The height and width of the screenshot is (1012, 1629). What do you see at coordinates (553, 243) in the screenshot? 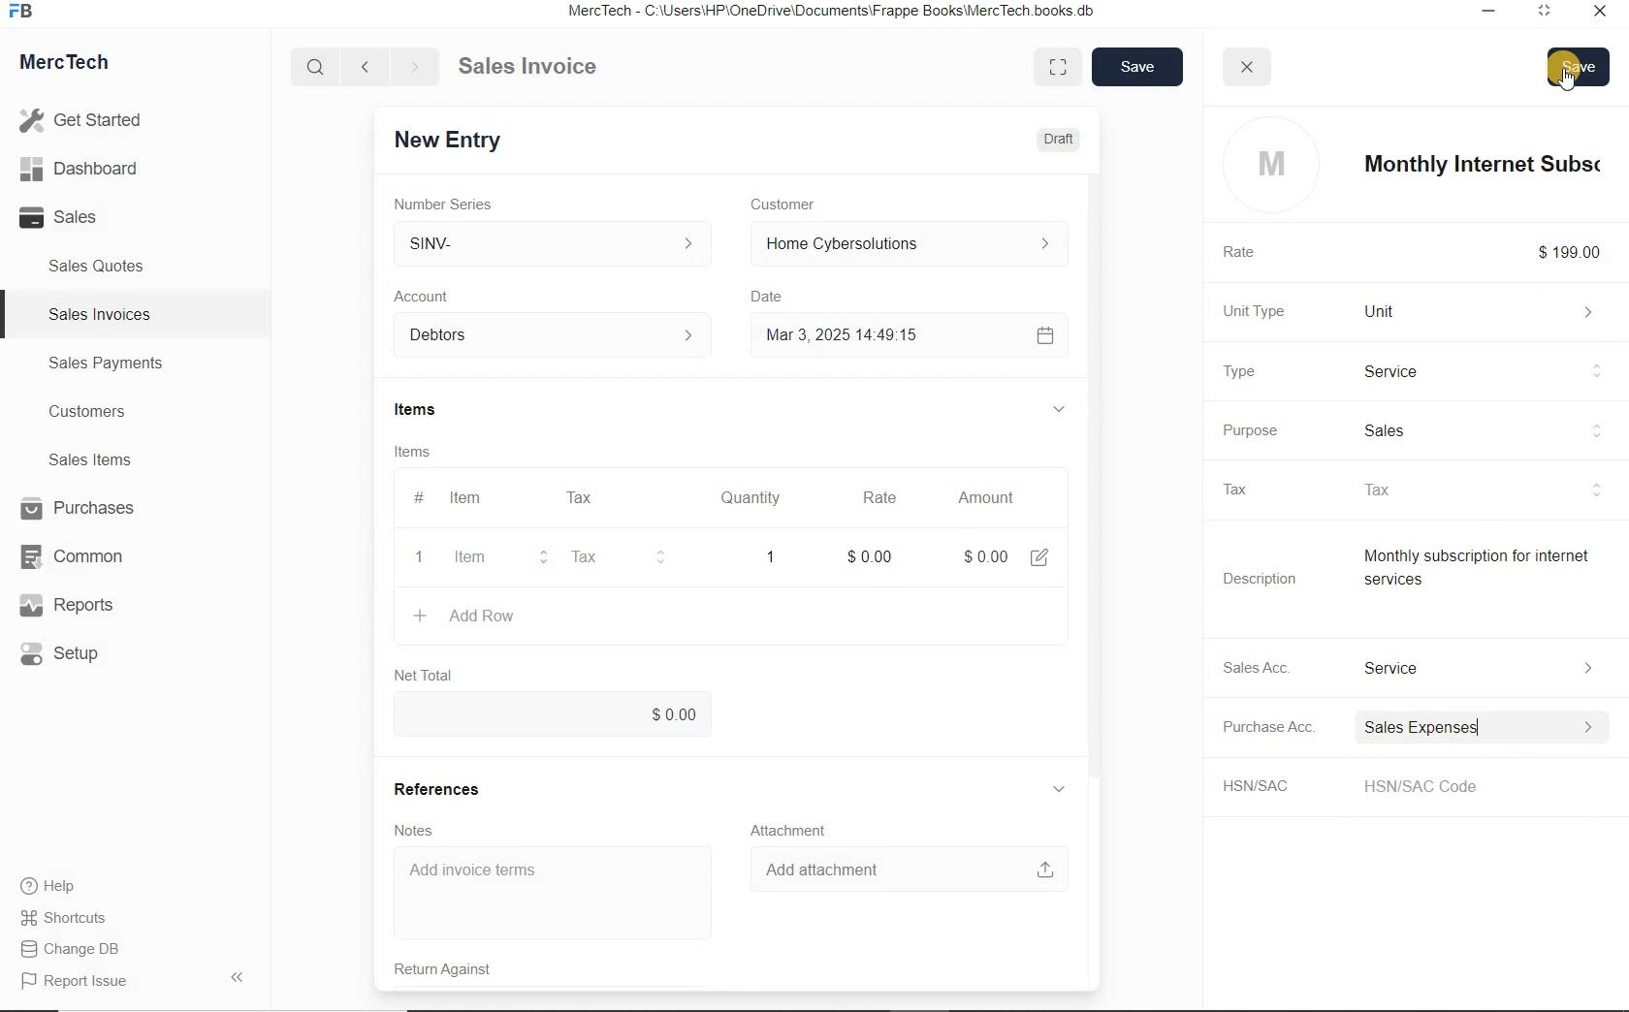
I see `SINV-` at bounding box center [553, 243].